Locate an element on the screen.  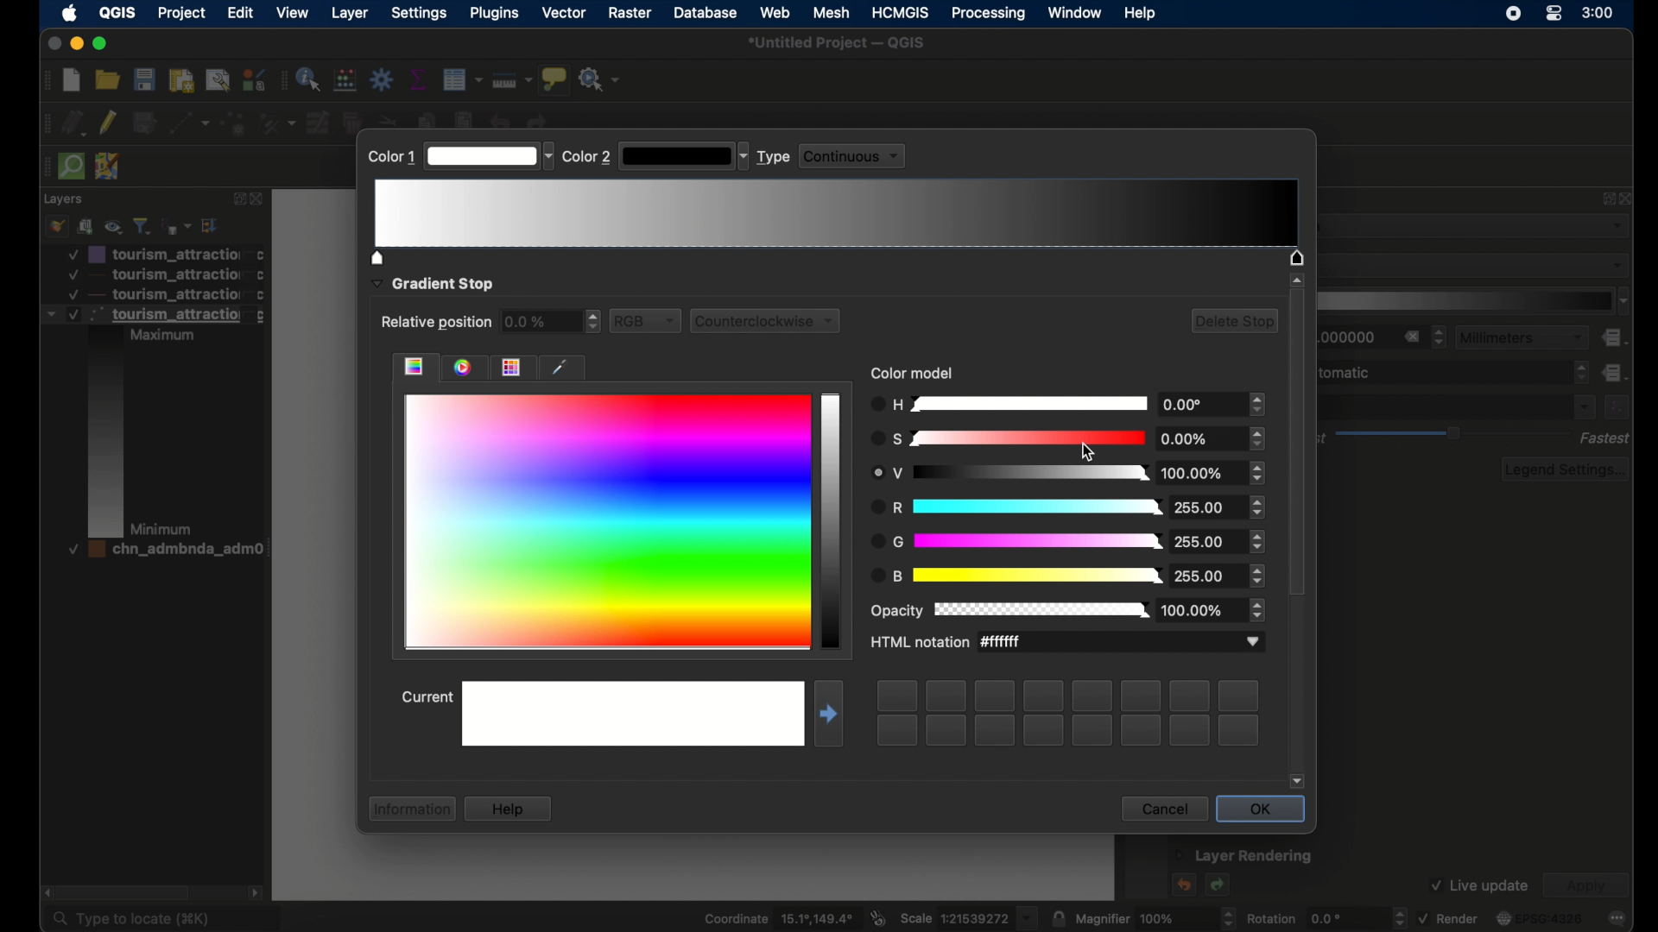
expand is located at coordinates (212, 225).